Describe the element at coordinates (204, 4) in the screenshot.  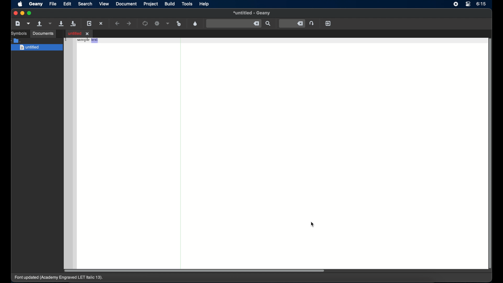
I see `help` at that location.